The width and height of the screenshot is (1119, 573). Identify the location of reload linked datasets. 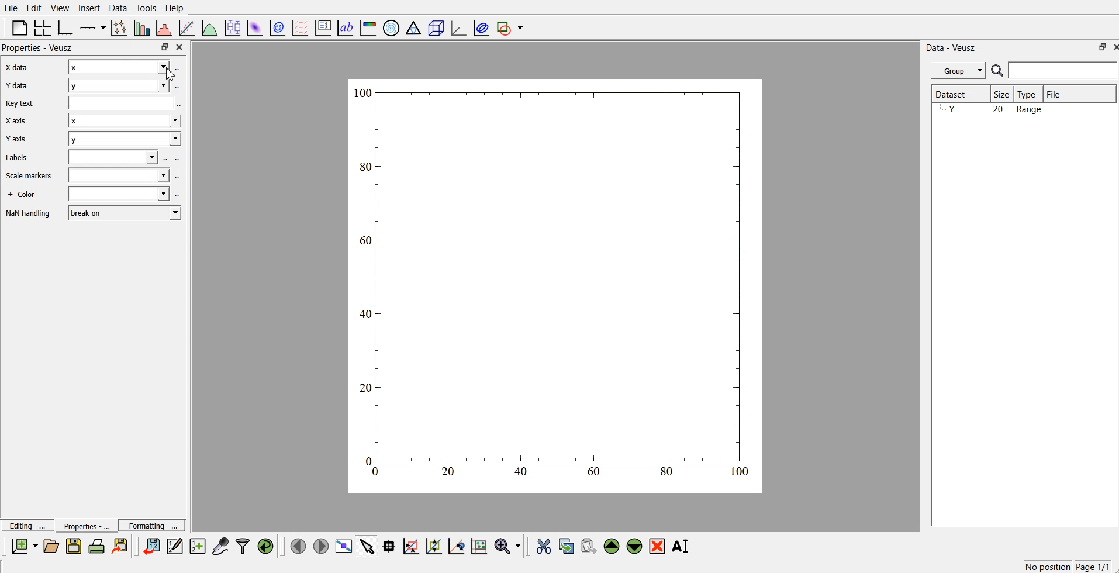
(267, 545).